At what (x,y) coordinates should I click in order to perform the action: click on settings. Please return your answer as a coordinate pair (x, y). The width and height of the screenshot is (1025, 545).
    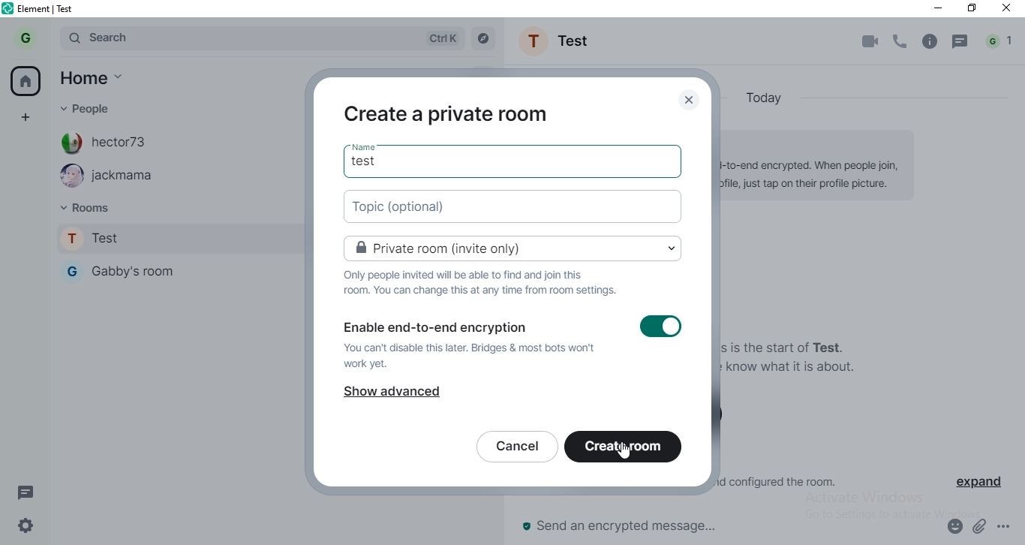
    Looking at the image, I should click on (26, 525).